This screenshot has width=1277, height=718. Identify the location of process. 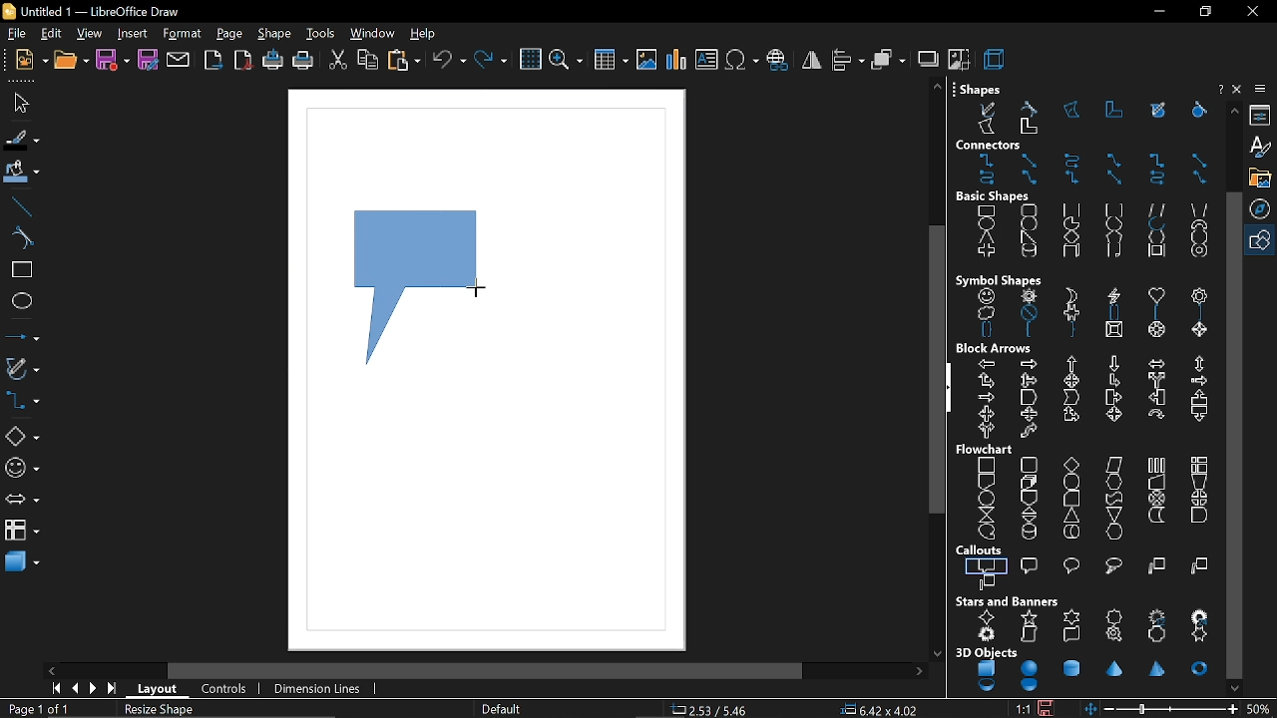
(988, 464).